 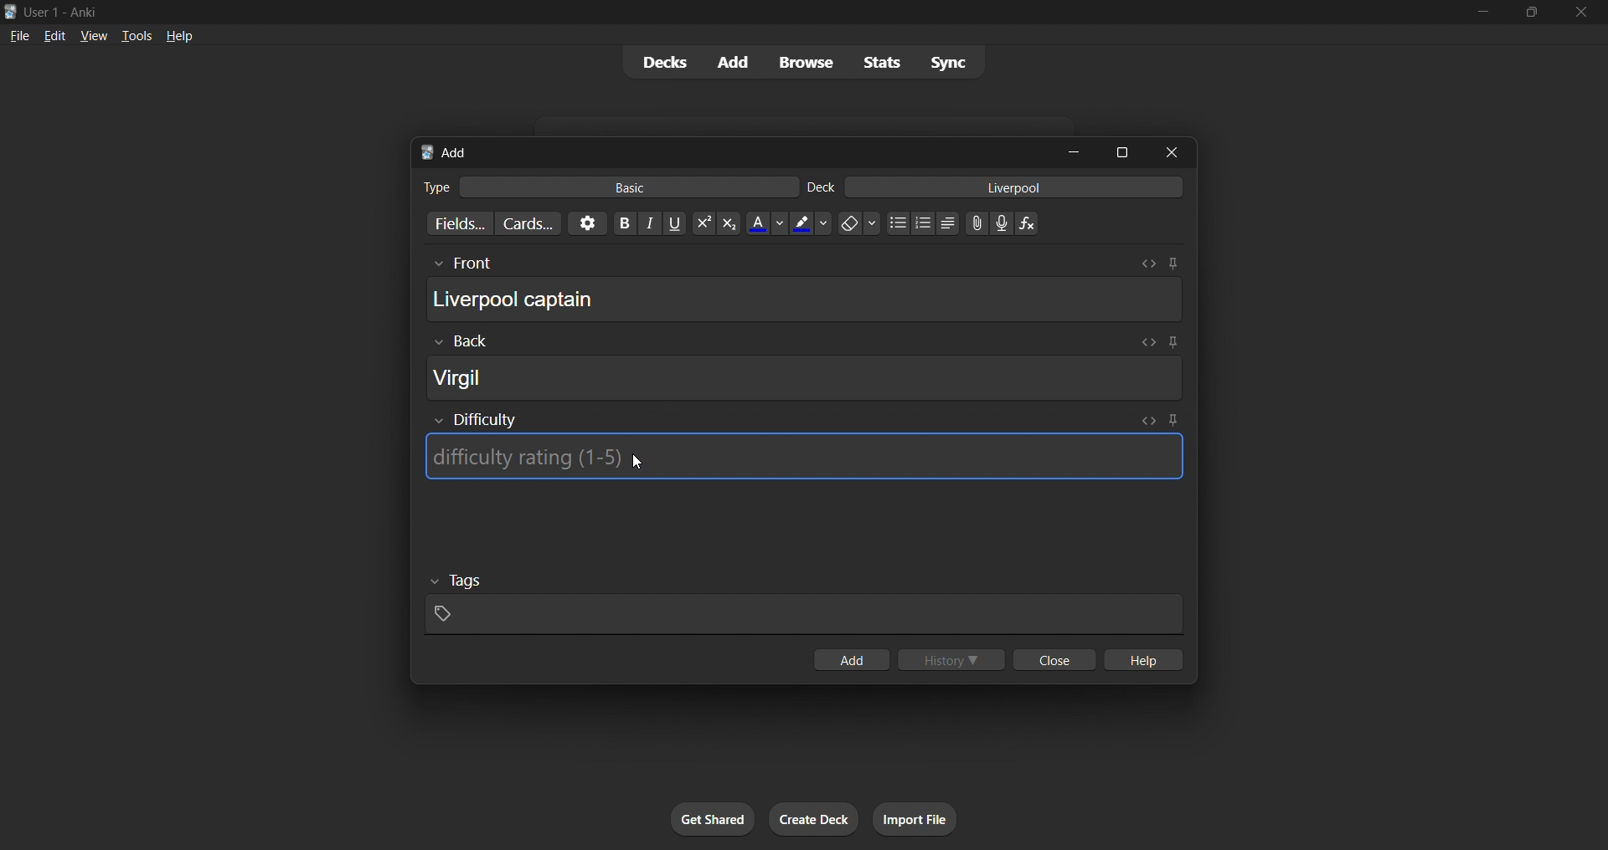 What do you see at coordinates (662, 63) in the screenshot?
I see `decks` at bounding box center [662, 63].